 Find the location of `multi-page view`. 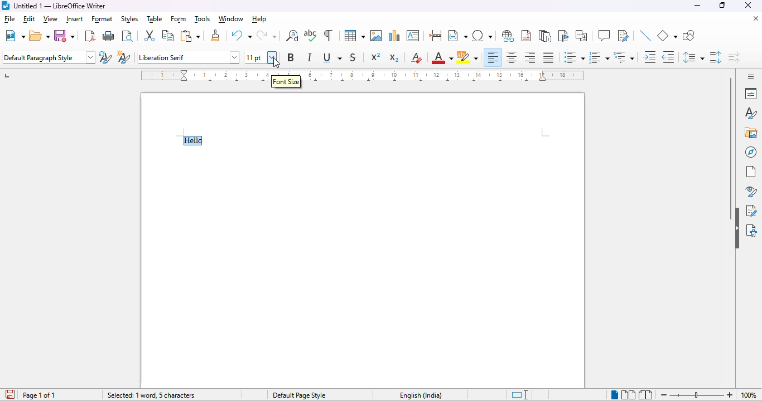

multi-page view is located at coordinates (628, 395).